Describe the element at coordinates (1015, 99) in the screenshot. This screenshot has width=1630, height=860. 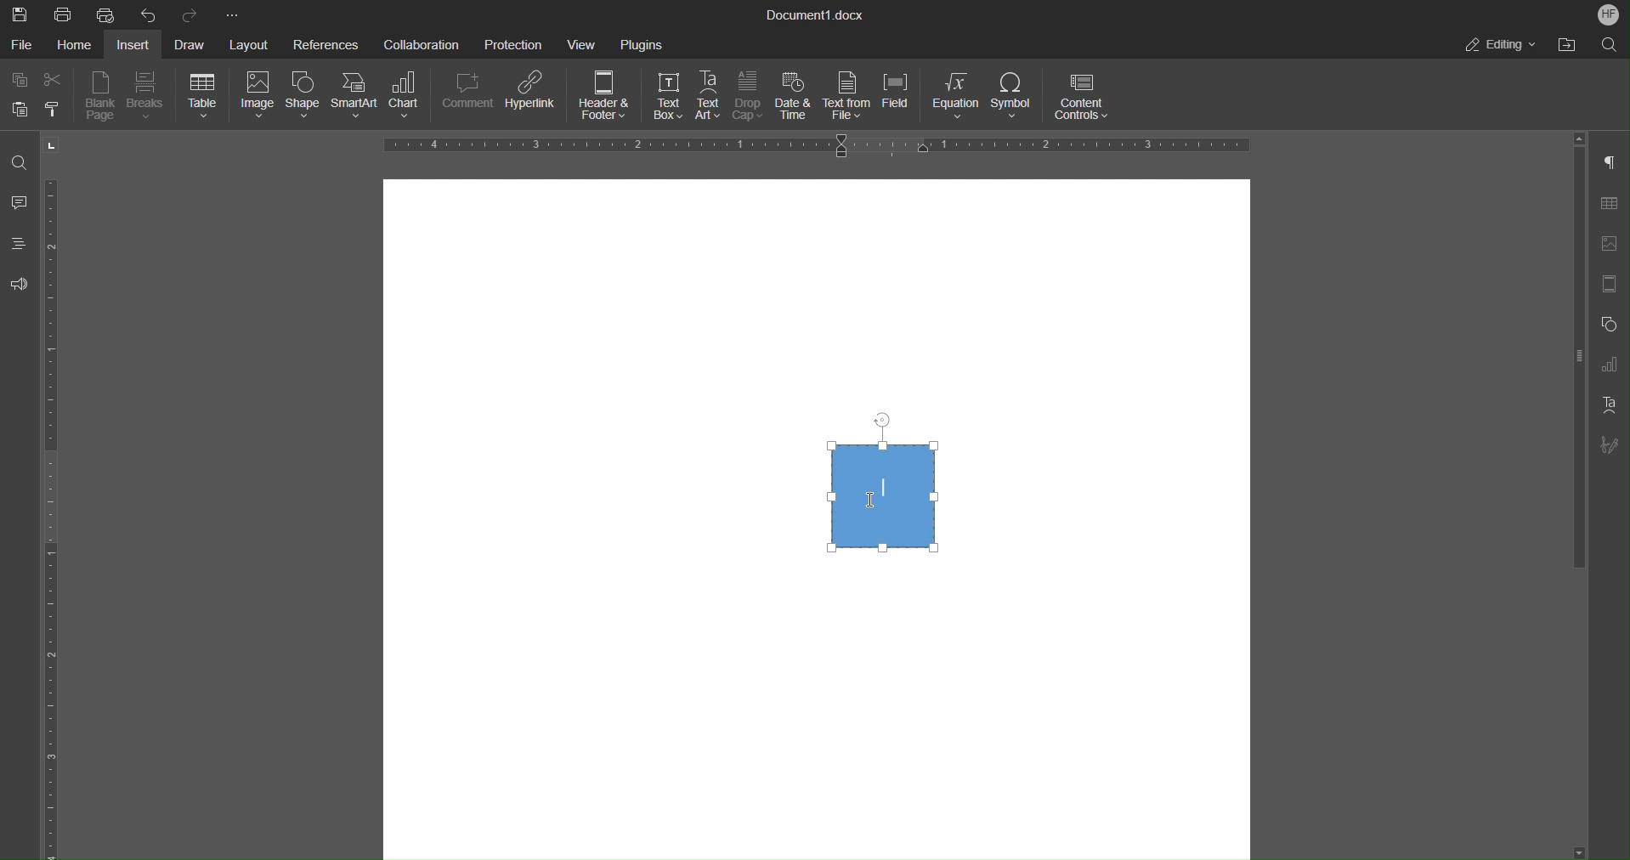
I see `Symbol` at that location.